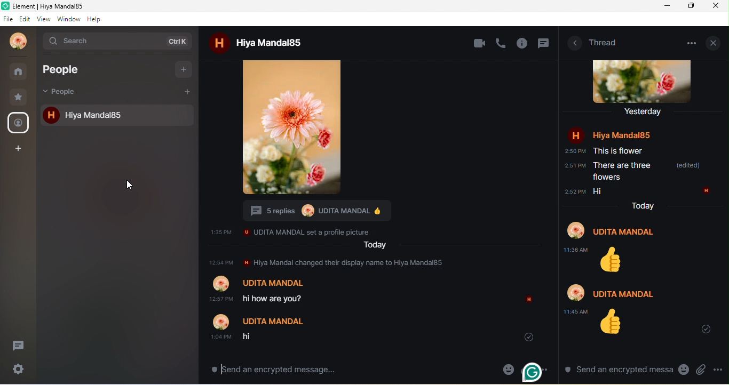  What do you see at coordinates (480, 43) in the screenshot?
I see `video call` at bounding box center [480, 43].